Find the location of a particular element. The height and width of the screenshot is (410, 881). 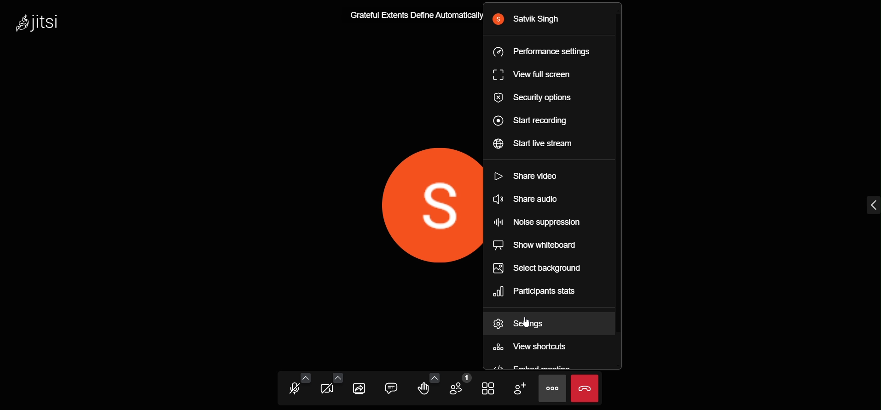

leave the meeting is located at coordinates (584, 387).